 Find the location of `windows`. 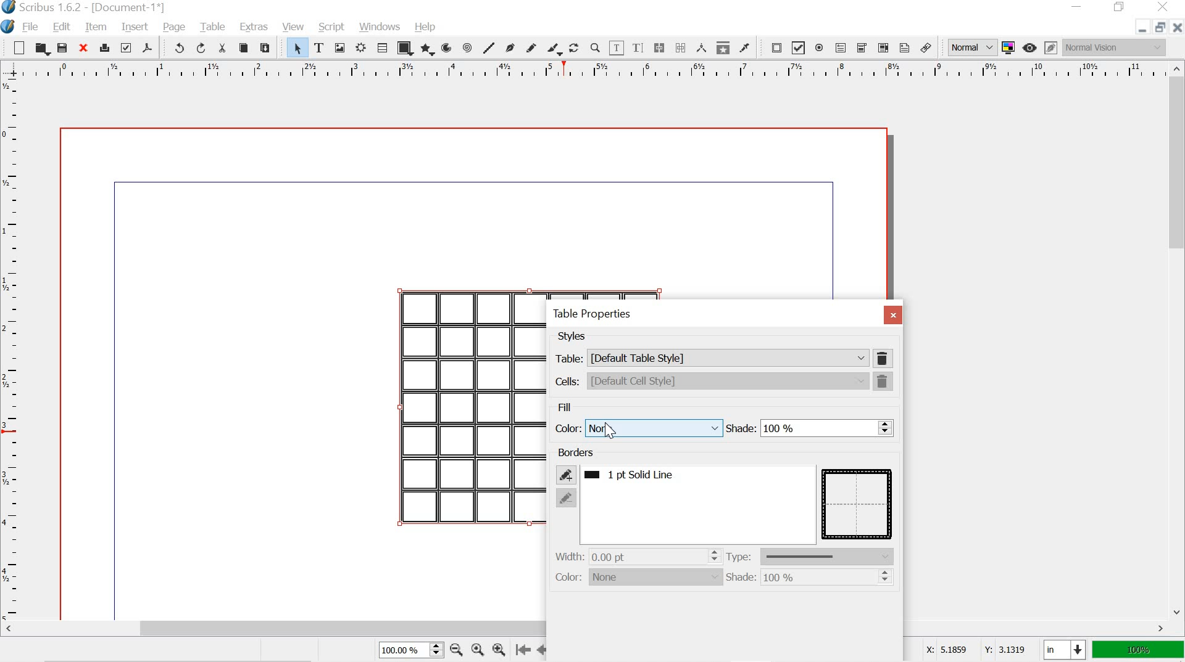

windows is located at coordinates (381, 27).